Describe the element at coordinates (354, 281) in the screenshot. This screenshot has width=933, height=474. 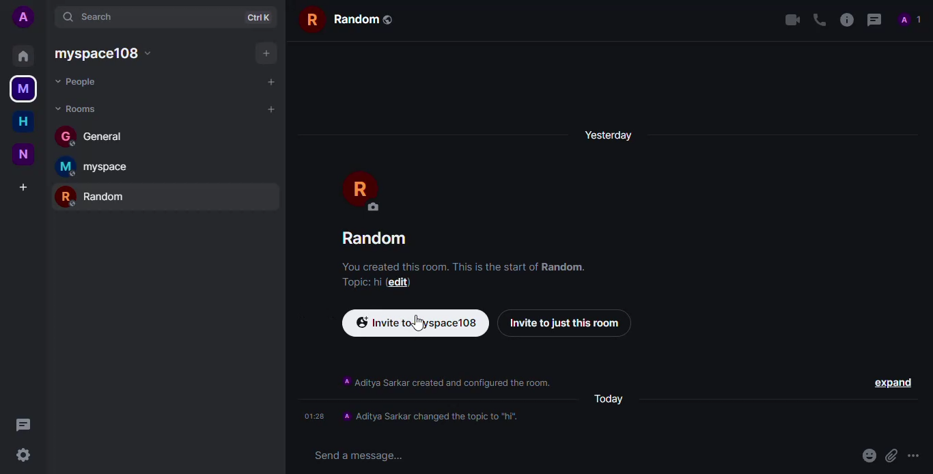
I see `topic` at that location.